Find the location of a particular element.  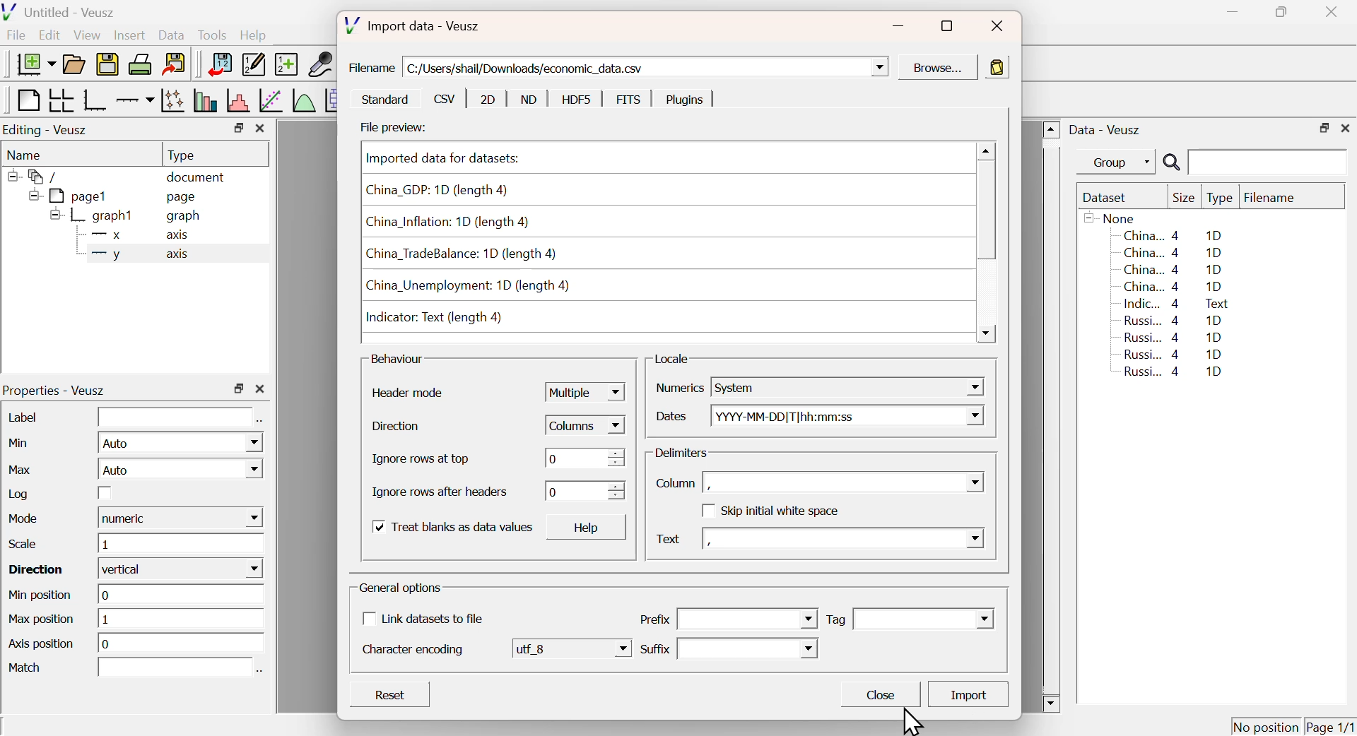

Restore Down is located at coordinates (1279, 12).